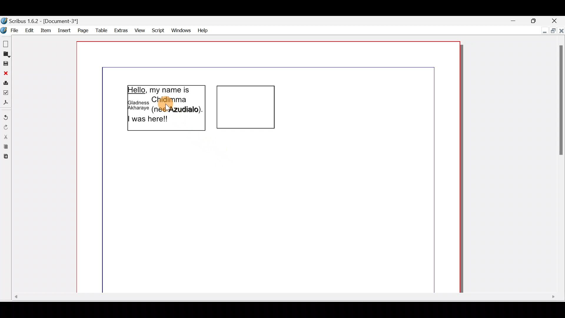 This screenshot has height=318, width=565. I want to click on Table, so click(99, 30).